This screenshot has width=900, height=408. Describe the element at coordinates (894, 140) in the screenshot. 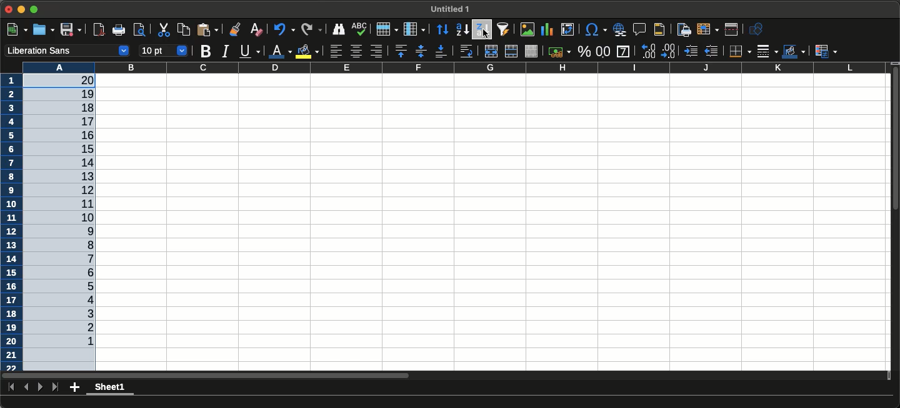

I see `Scroll` at that location.